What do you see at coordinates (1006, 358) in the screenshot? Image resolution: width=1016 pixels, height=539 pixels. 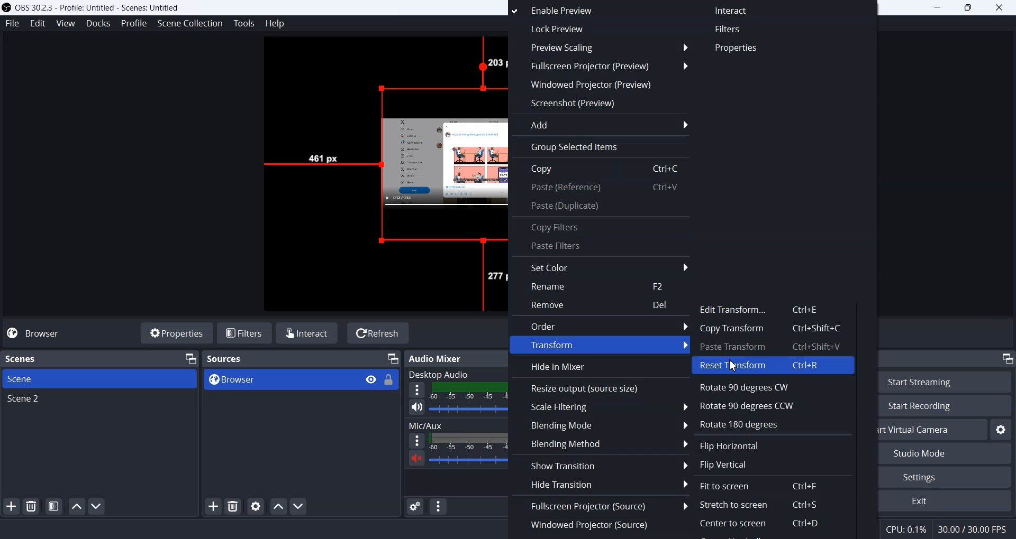 I see `Minimize` at bounding box center [1006, 358].